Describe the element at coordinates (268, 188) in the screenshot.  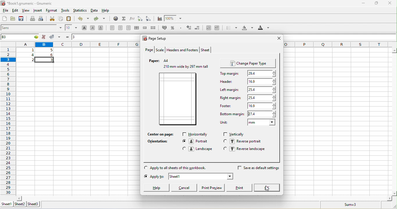
I see `ok` at that location.